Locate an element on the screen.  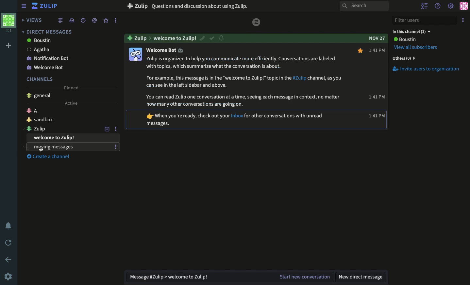
Start the conversation is located at coordinates (304, 277).